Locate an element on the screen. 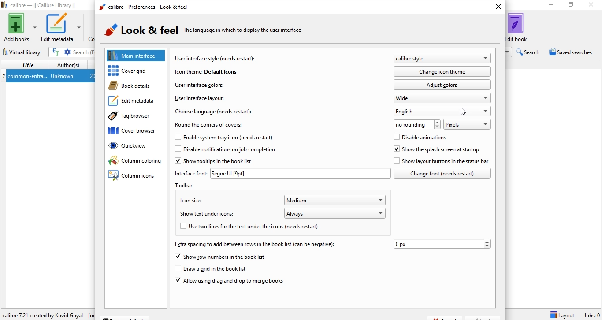 This screenshot has height=320, width=602. adjust colors is located at coordinates (442, 84).